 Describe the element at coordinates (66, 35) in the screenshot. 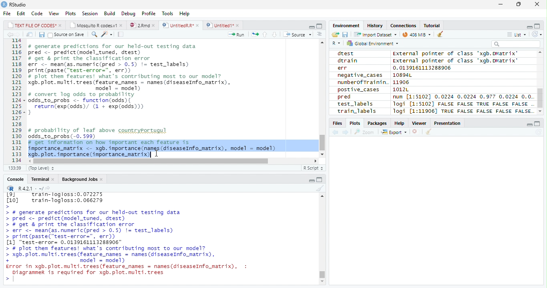

I see `Source on Save` at that location.